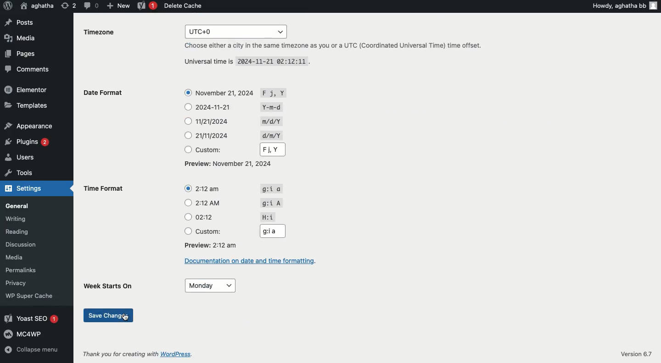 Image resolution: width=661 pixels, height=363 pixels. Describe the element at coordinates (117, 5) in the screenshot. I see `New` at that location.